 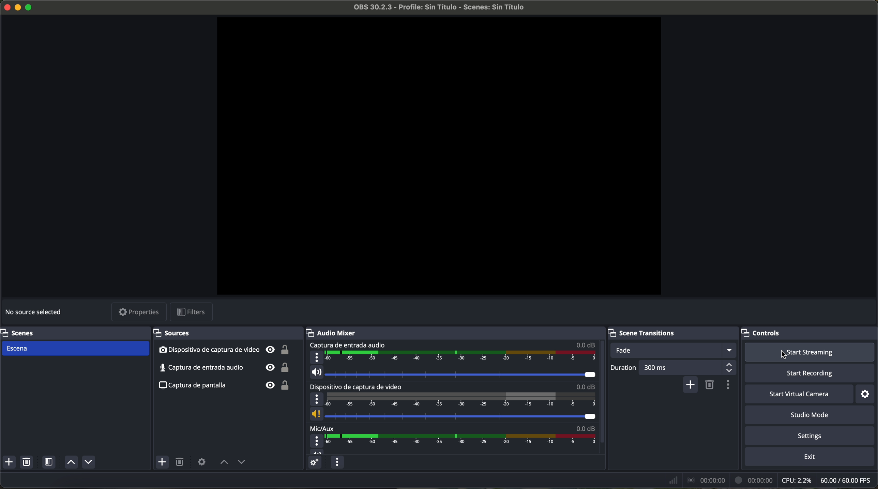 What do you see at coordinates (163, 462) in the screenshot?
I see `add sources` at bounding box center [163, 462].